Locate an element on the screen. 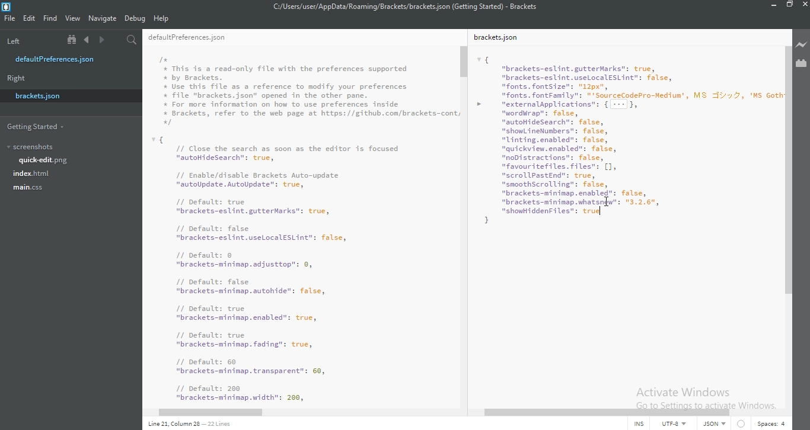  Extension Manager is located at coordinates (801, 63).